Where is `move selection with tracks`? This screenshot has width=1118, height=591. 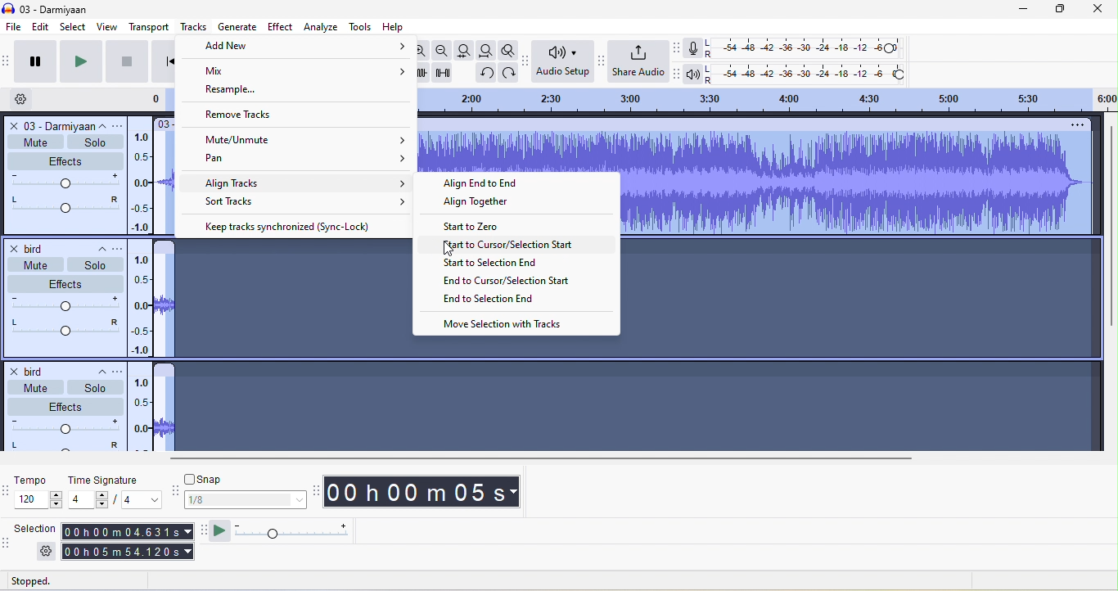 move selection with tracks is located at coordinates (507, 324).